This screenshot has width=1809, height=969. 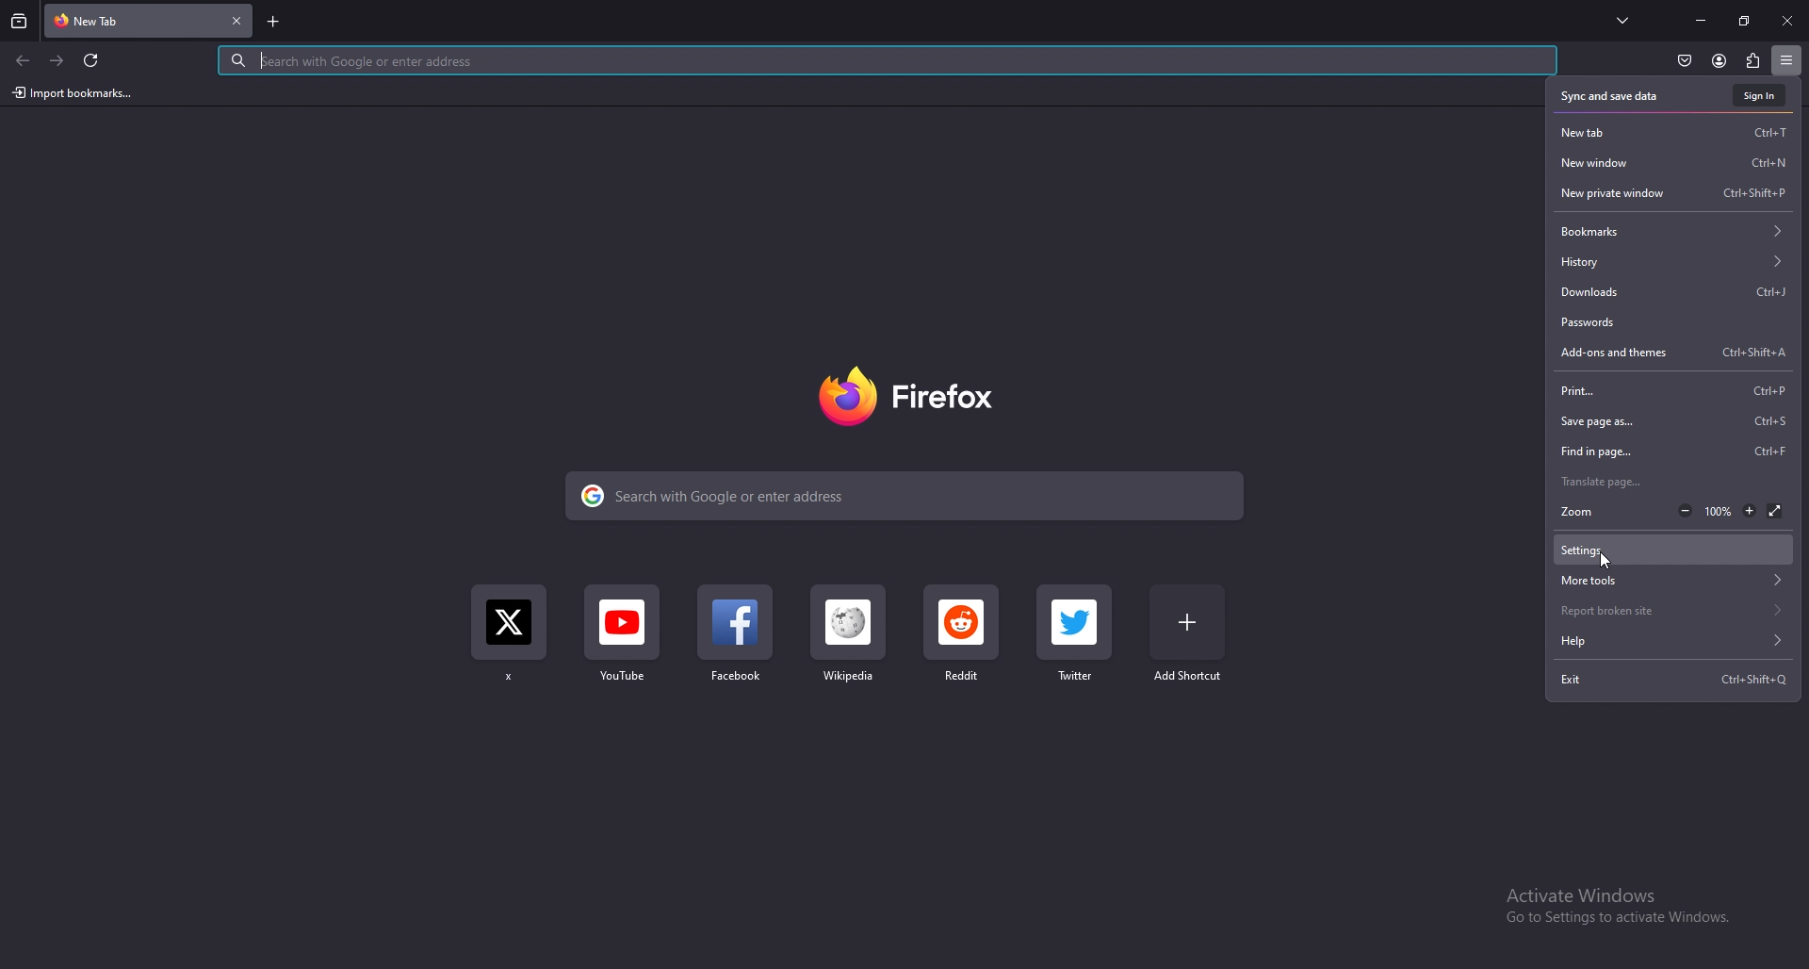 I want to click on print, so click(x=1672, y=390).